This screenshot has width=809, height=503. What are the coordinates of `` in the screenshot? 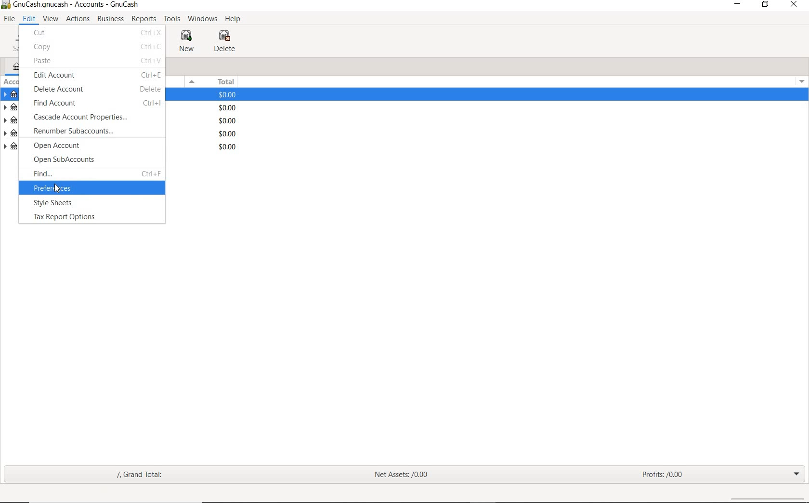 It's located at (150, 47).